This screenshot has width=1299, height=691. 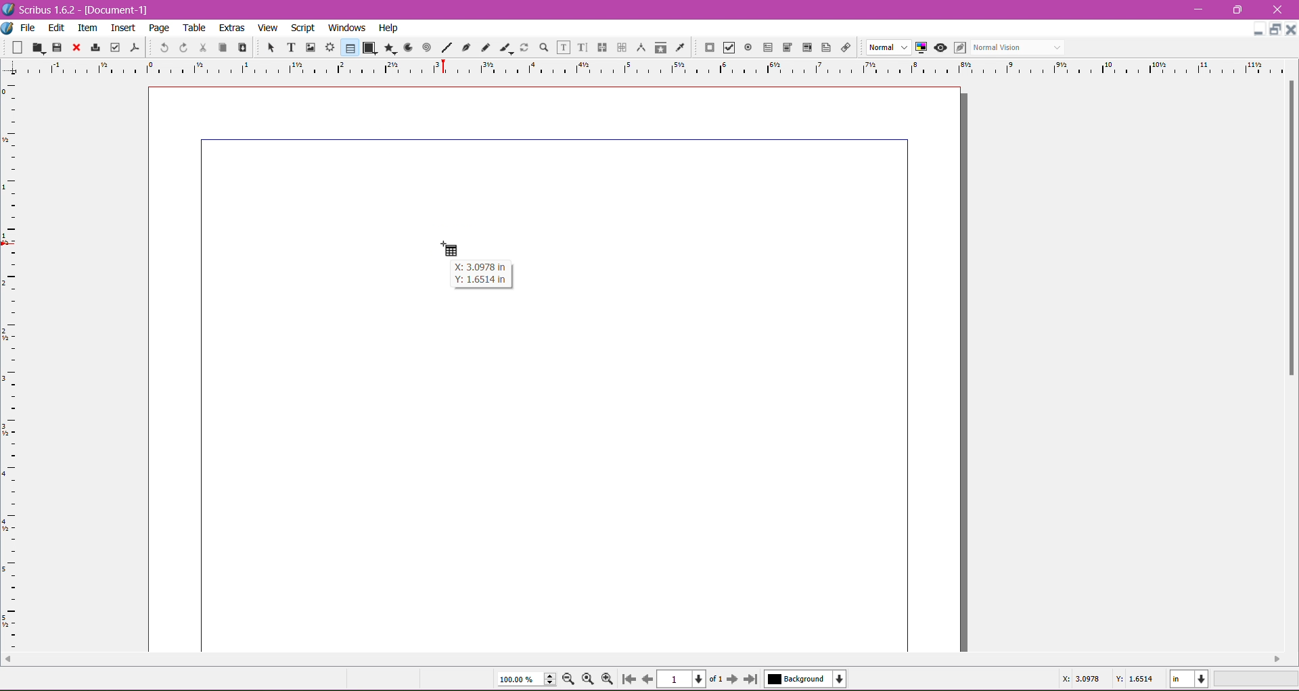 I want to click on Background, so click(x=808, y=679).